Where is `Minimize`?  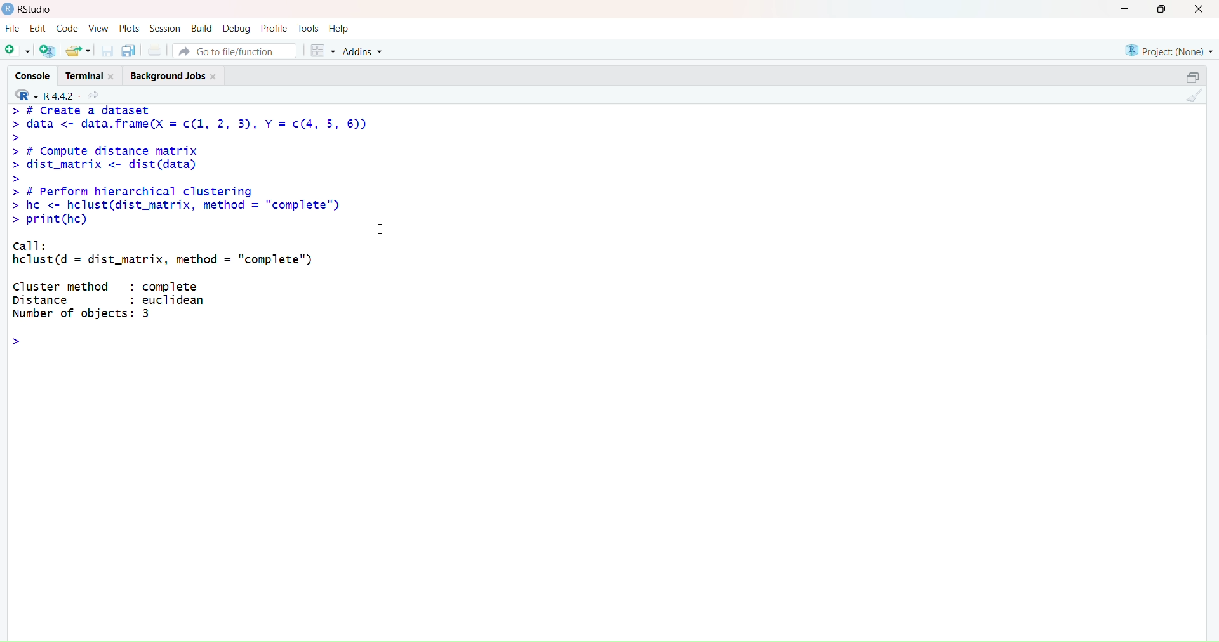 Minimize is located at coordinates (1126, 11).